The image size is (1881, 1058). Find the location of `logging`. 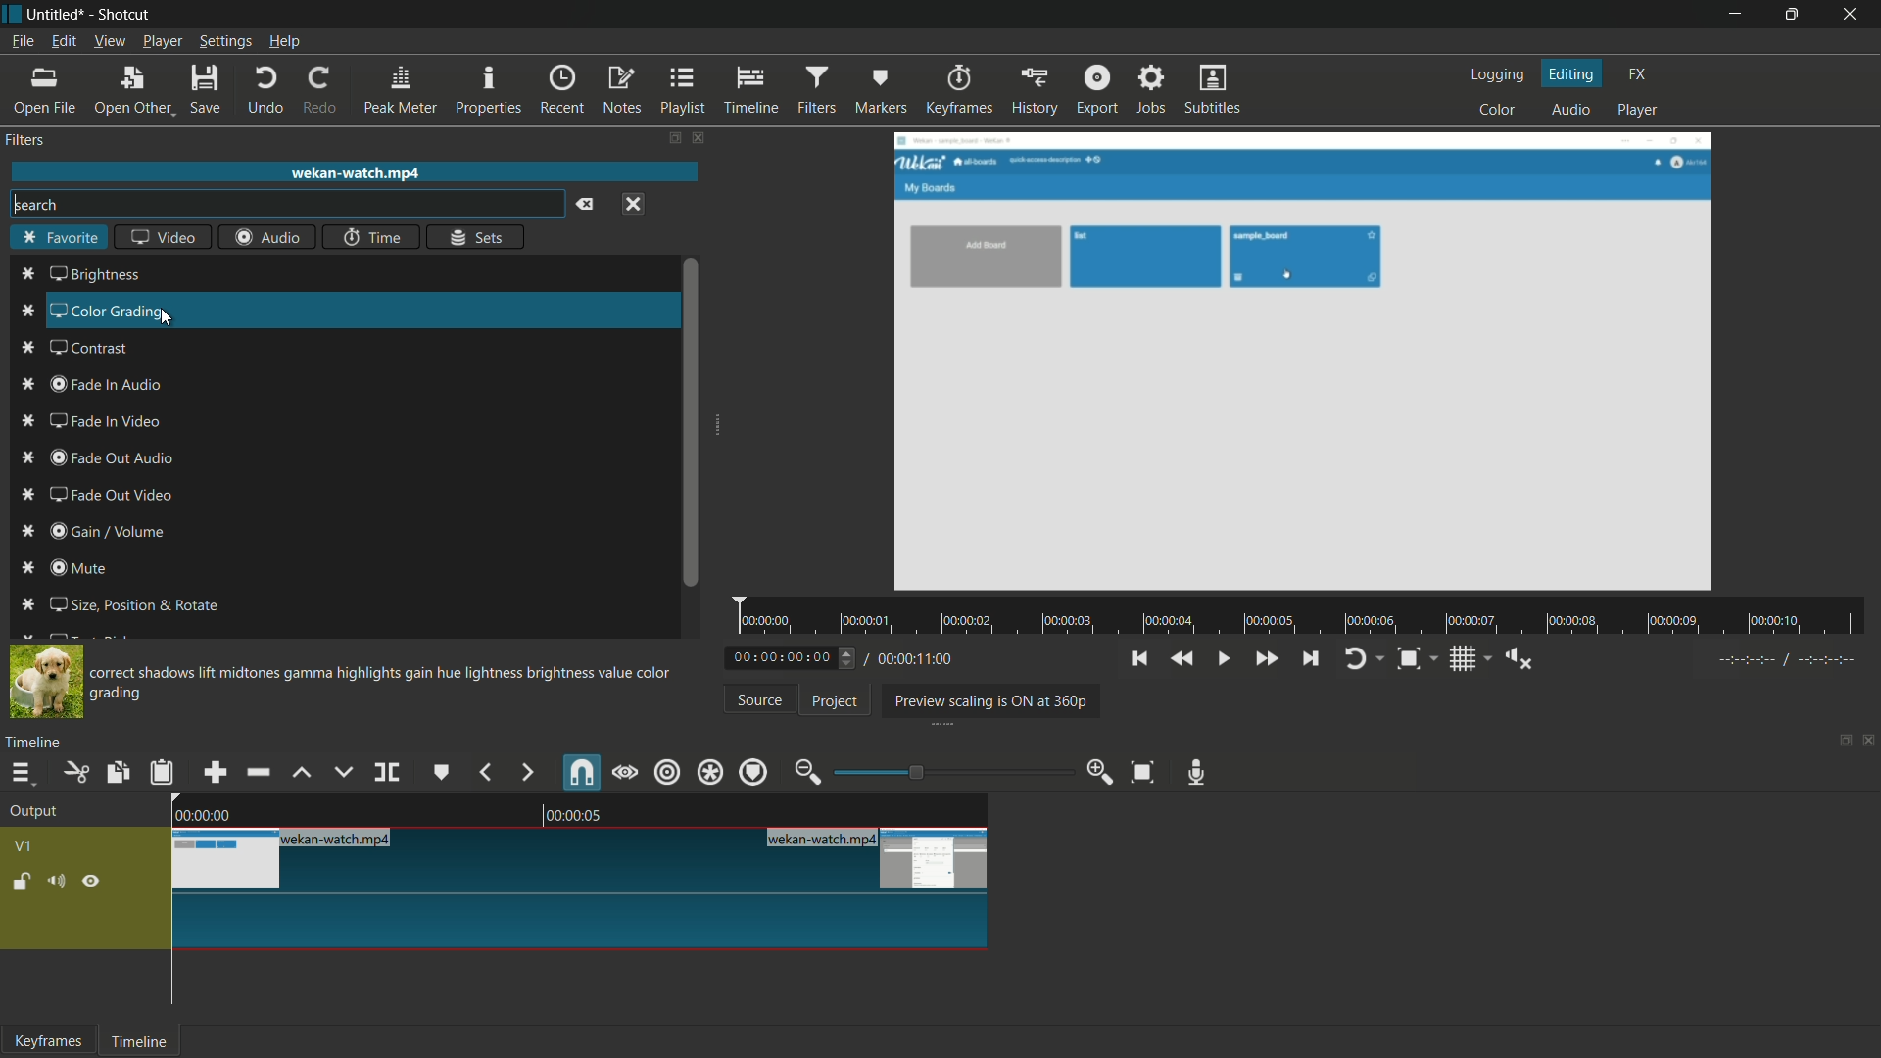

logging is located at coordinates (1495, 75).